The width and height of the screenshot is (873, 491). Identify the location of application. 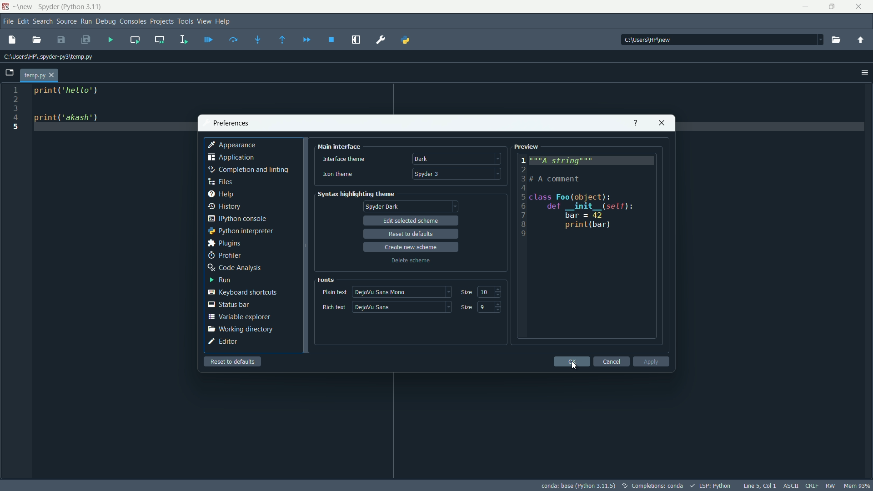
(232, 157).